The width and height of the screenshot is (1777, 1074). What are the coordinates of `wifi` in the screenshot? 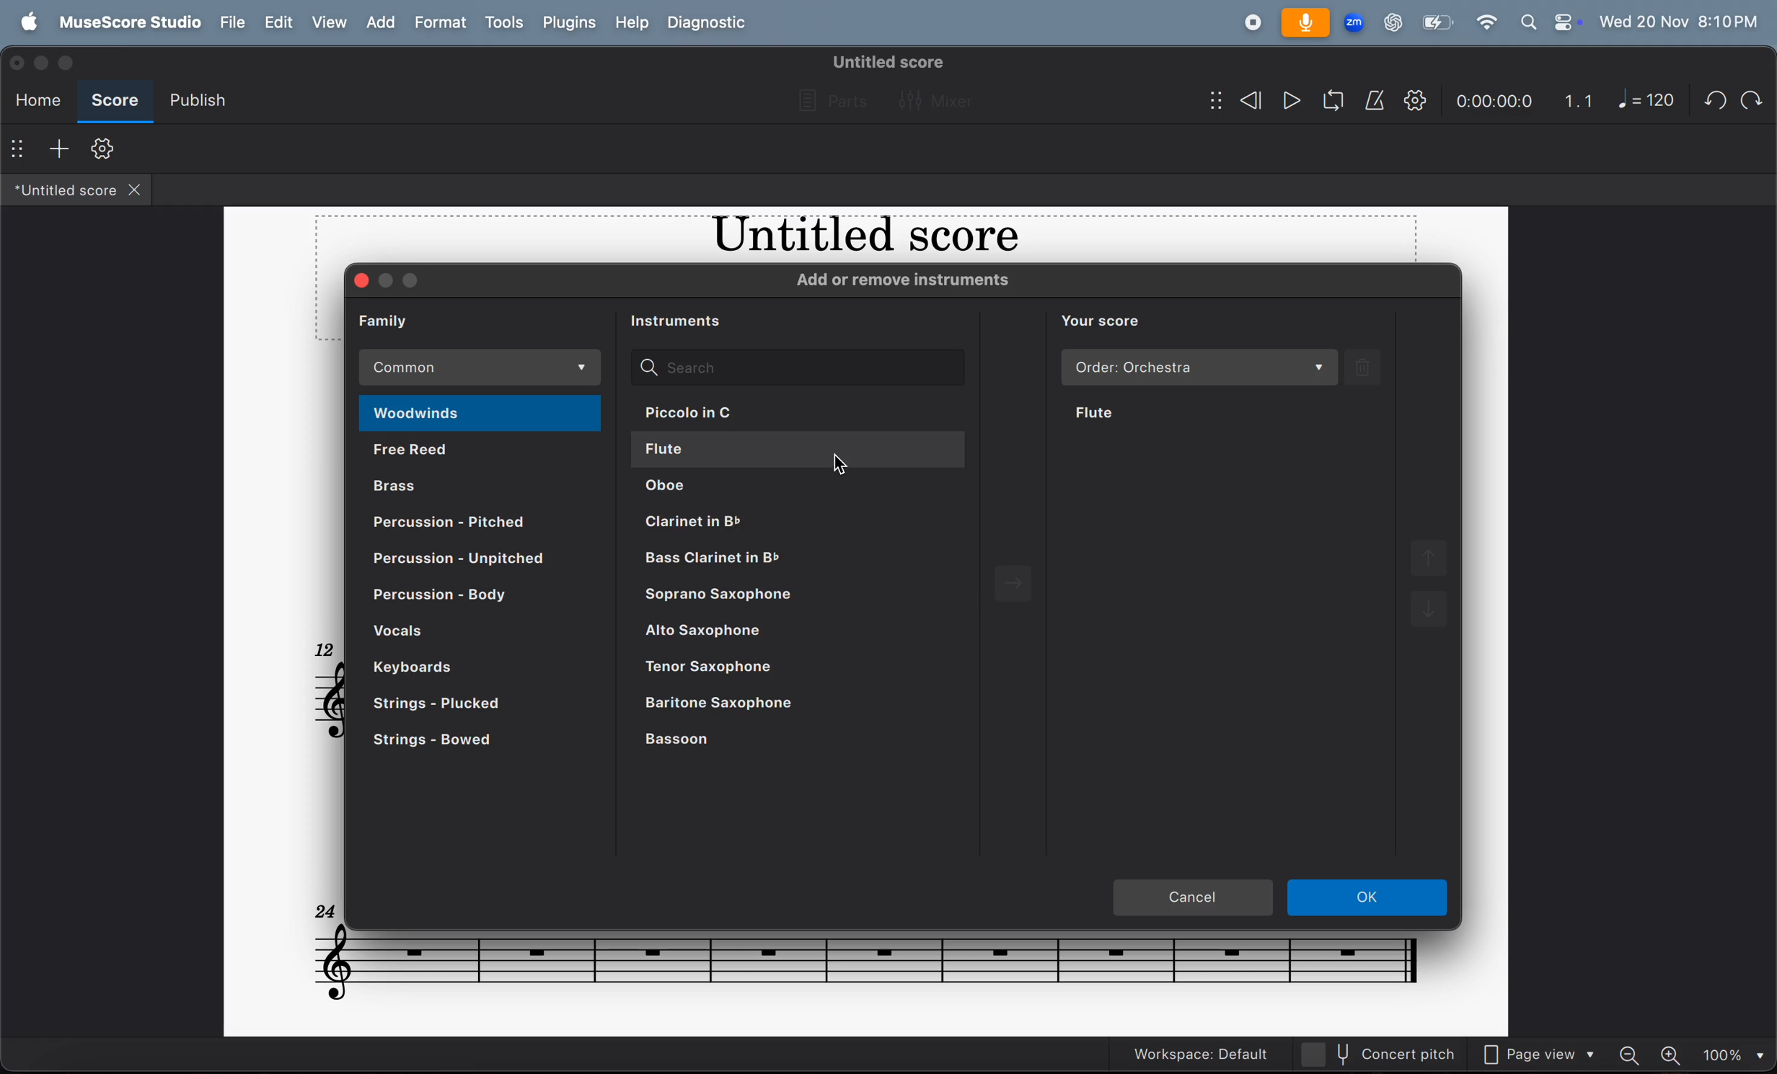 It's located at (1486, 22).